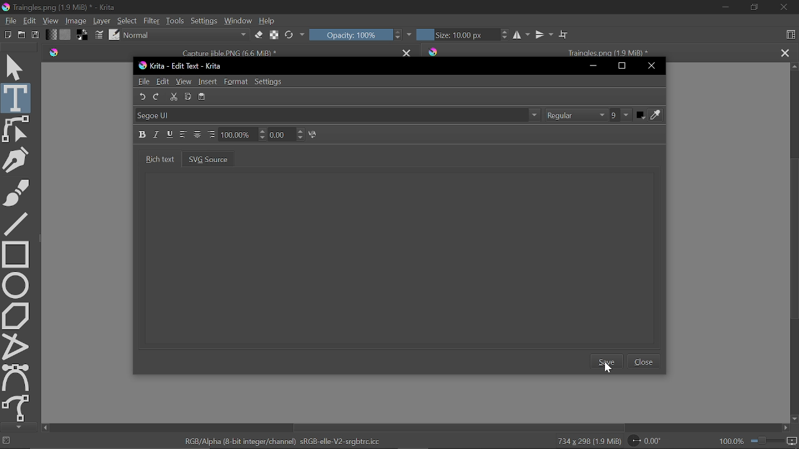 The image size is (799, 449). Describe the element at coordinates (6, 34) in the screenshot. I see `New document` at that location.